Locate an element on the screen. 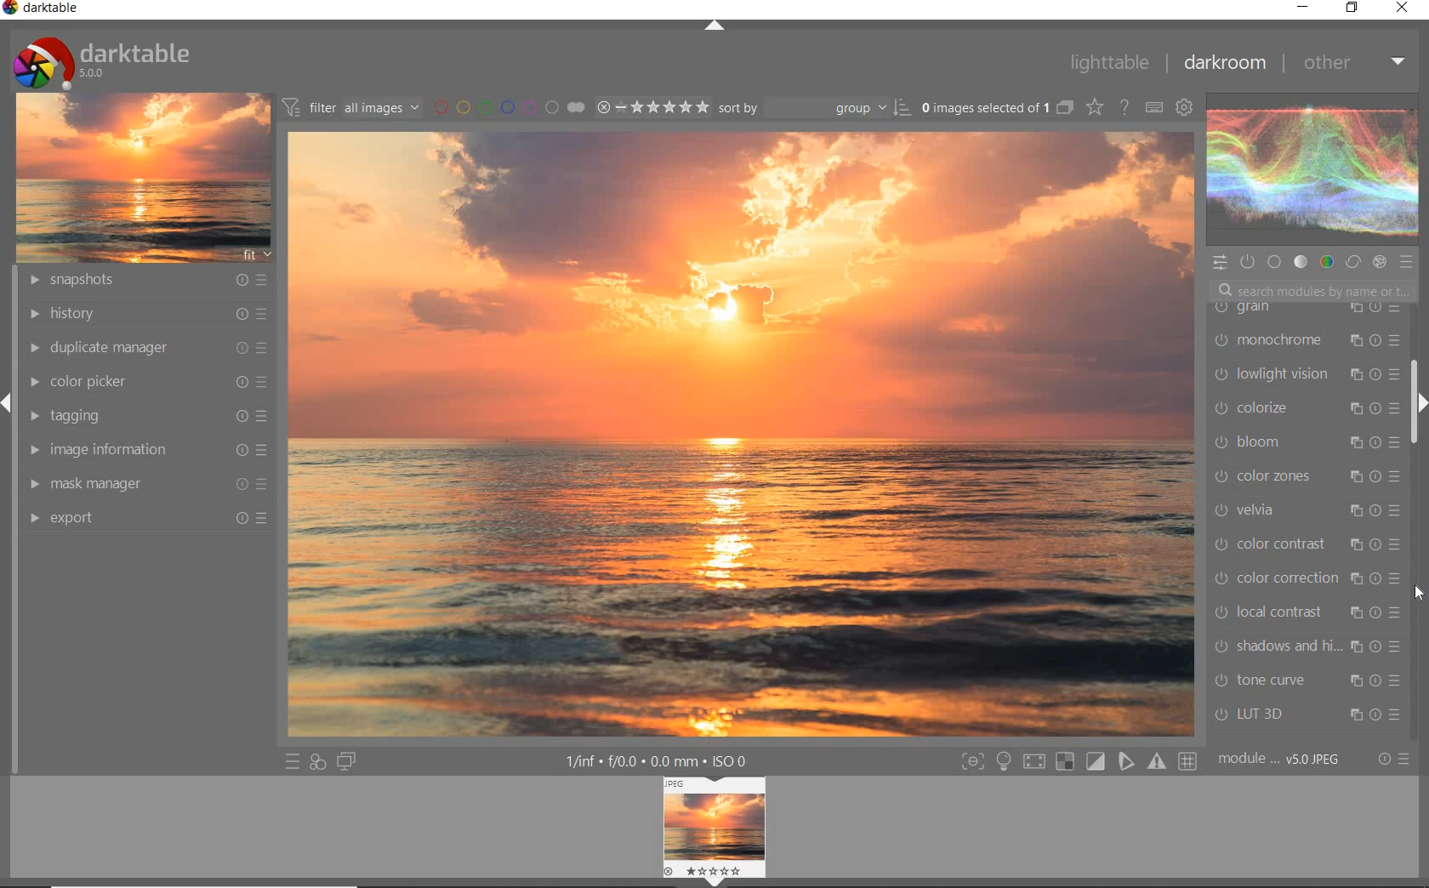  IMAGE INFORMATION is located at coordinates (149, 449).